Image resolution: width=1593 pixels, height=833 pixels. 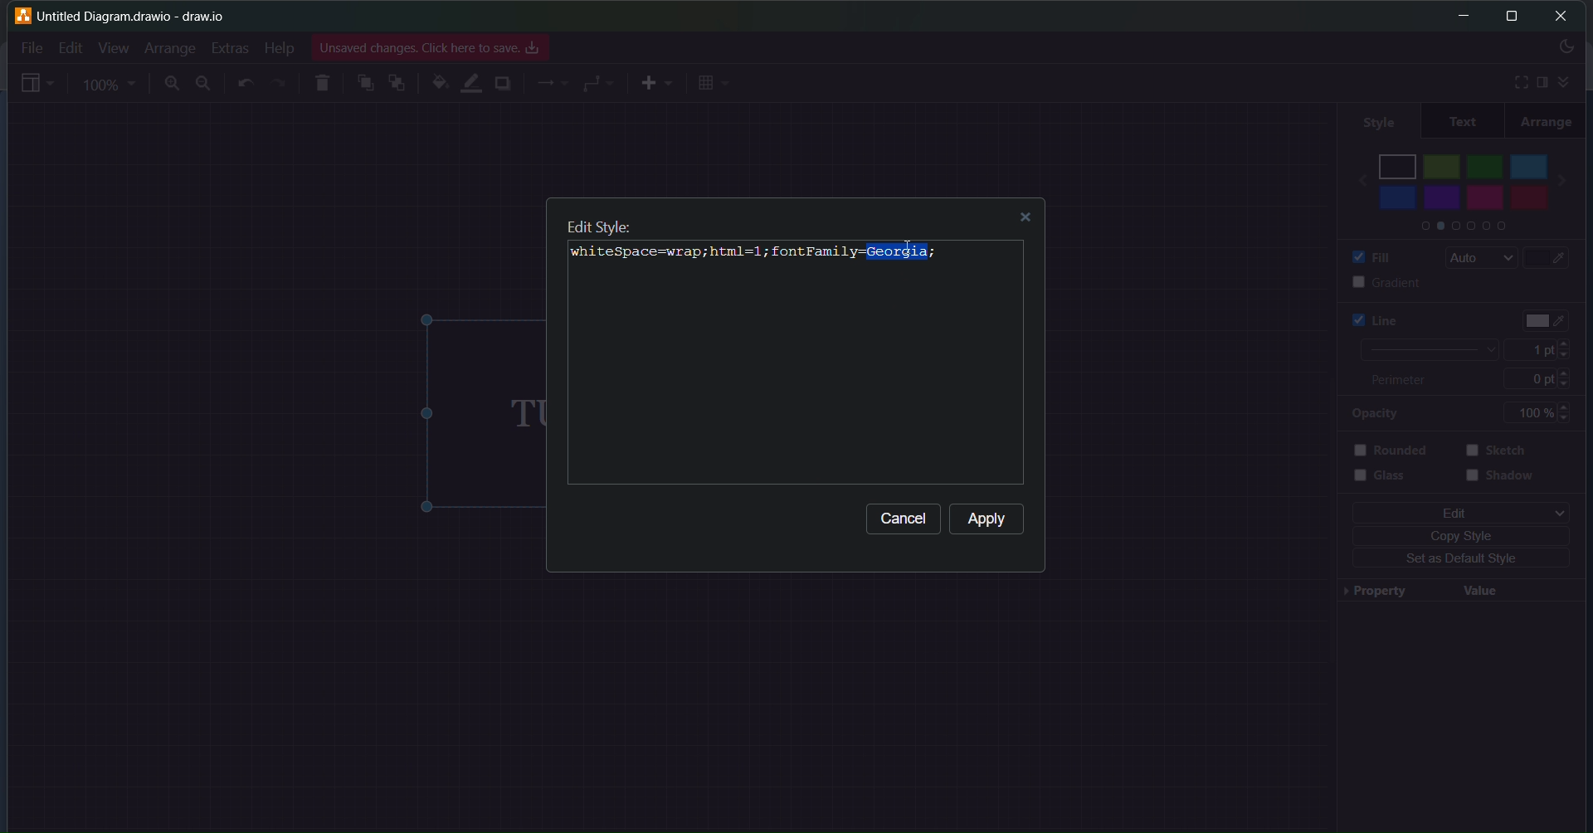 What do you see at coordinates (1366, 256) in the screenshot?
I see `fill` at bounding box center [1366, 256].